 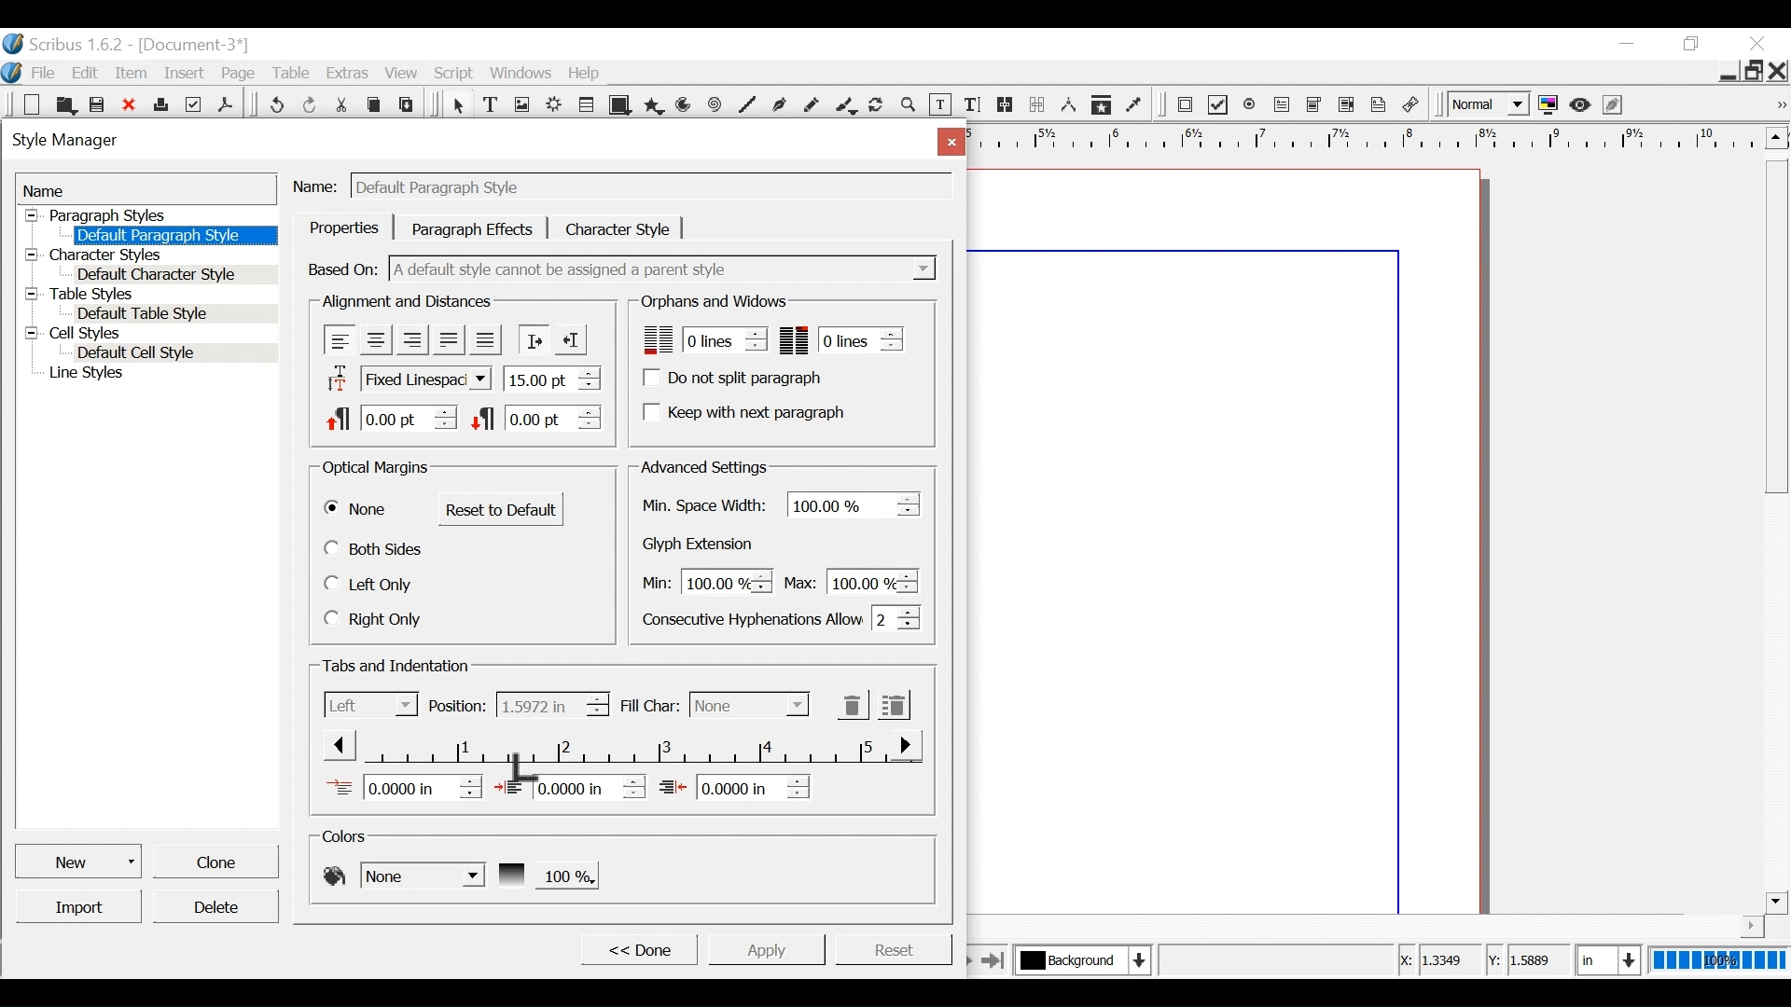 I want to click on Import, so click(x=80, y=906).